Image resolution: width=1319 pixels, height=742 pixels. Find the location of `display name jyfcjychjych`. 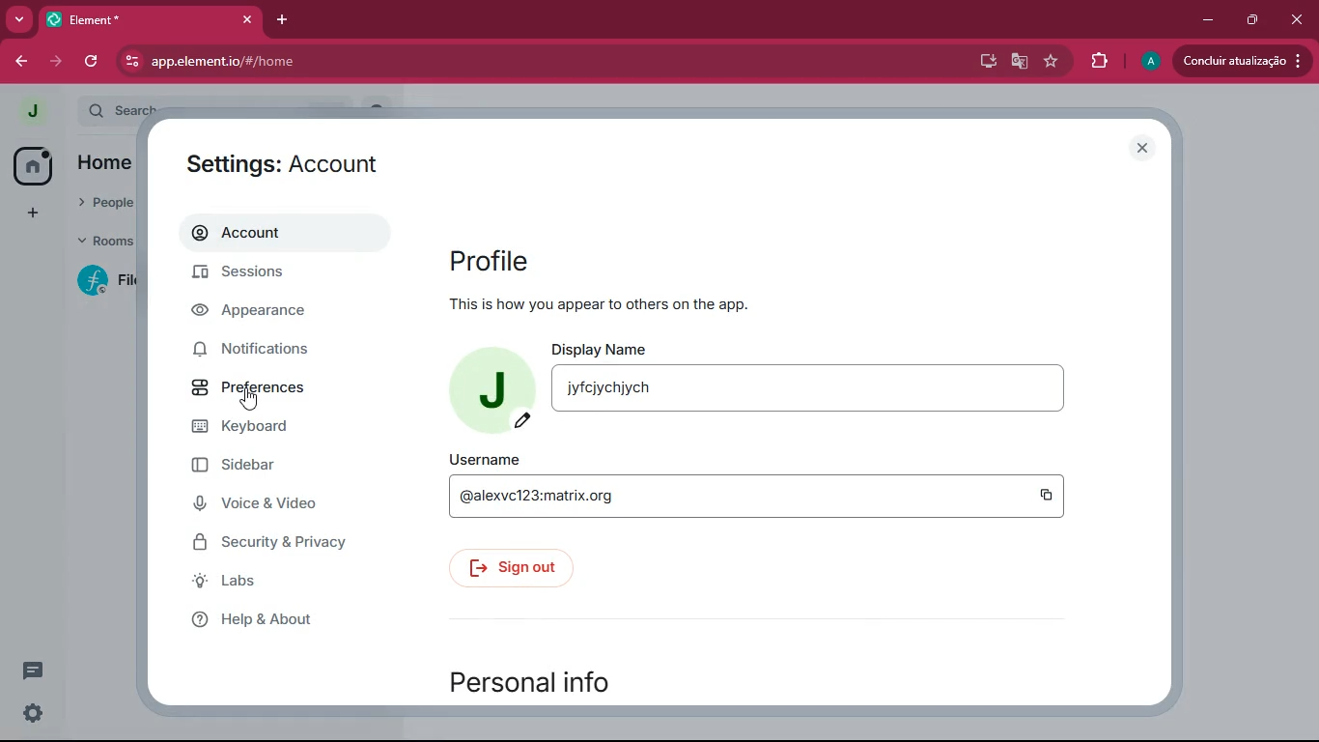

display name jyfcjychjych is located at coordinates (828, 382).